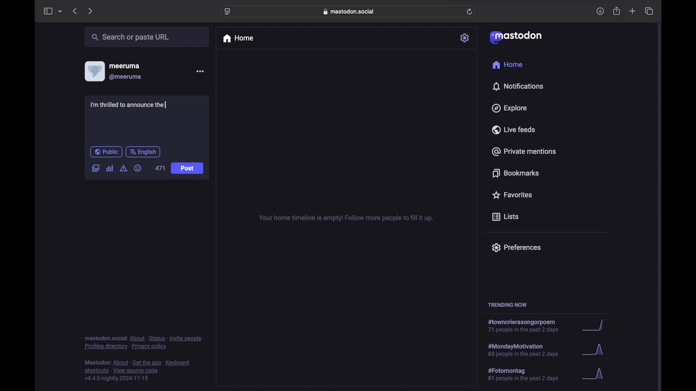 The image size is (696, 391). What do you see at coordinates (143, 152) in the screenshot?
I see `english` at bounding box center [143, 152].